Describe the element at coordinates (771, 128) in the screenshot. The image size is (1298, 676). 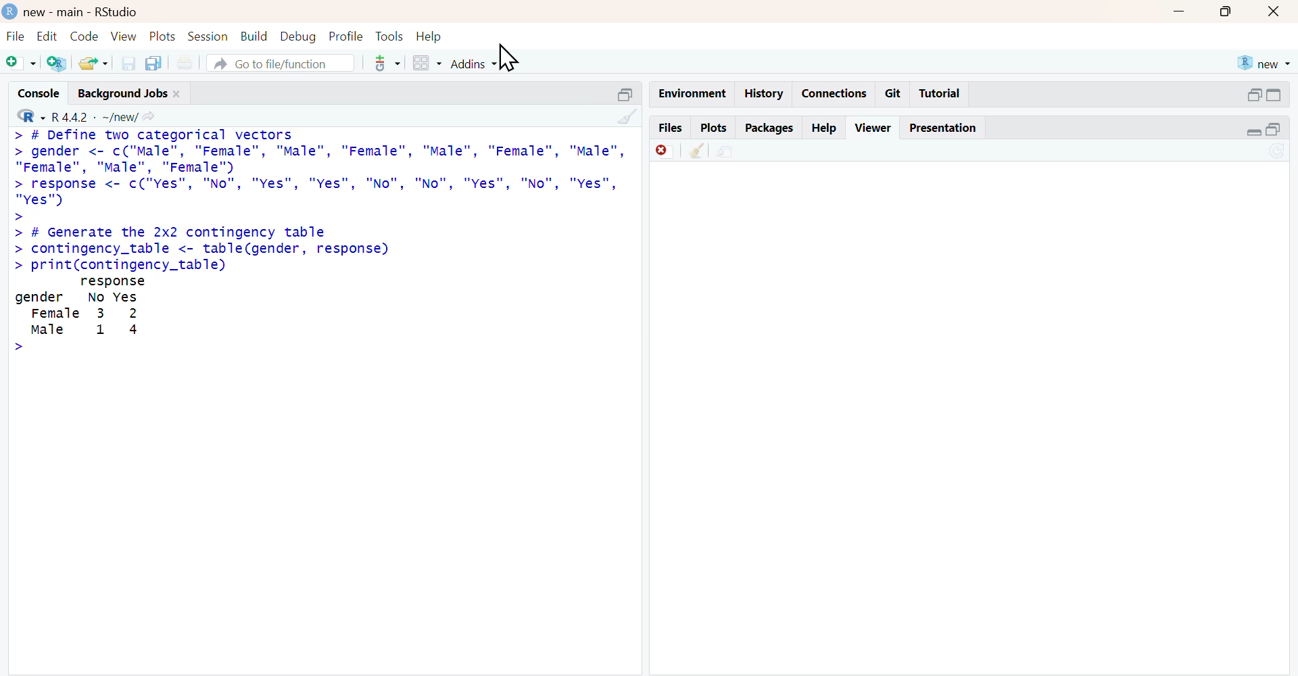
I see `packages` at that location.